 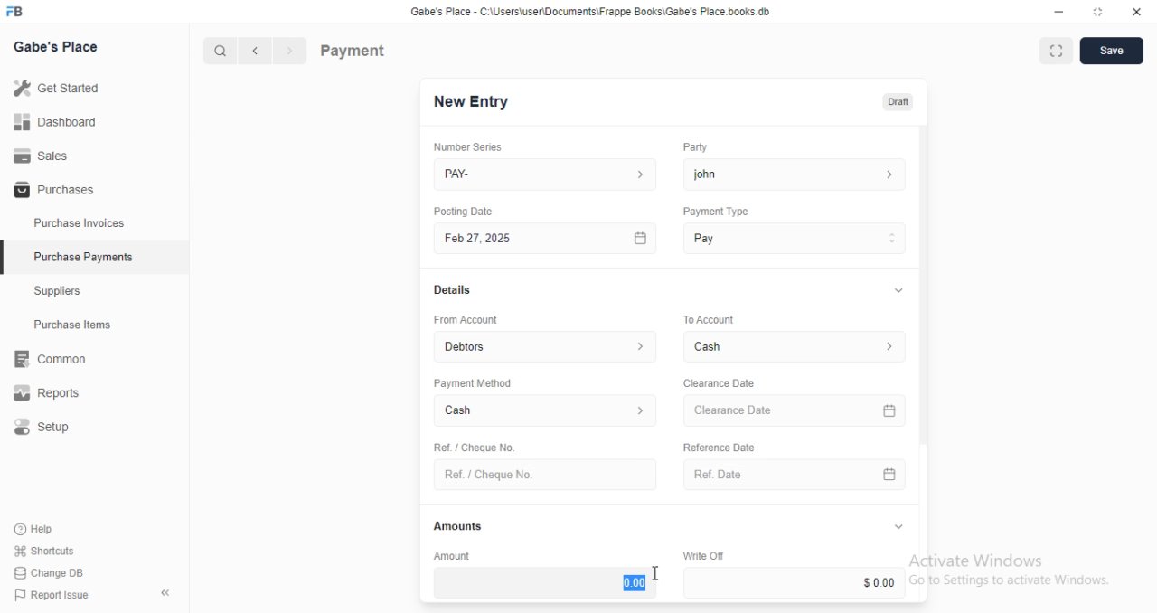 I want to click on Write Off, so click(x=701, y=555).